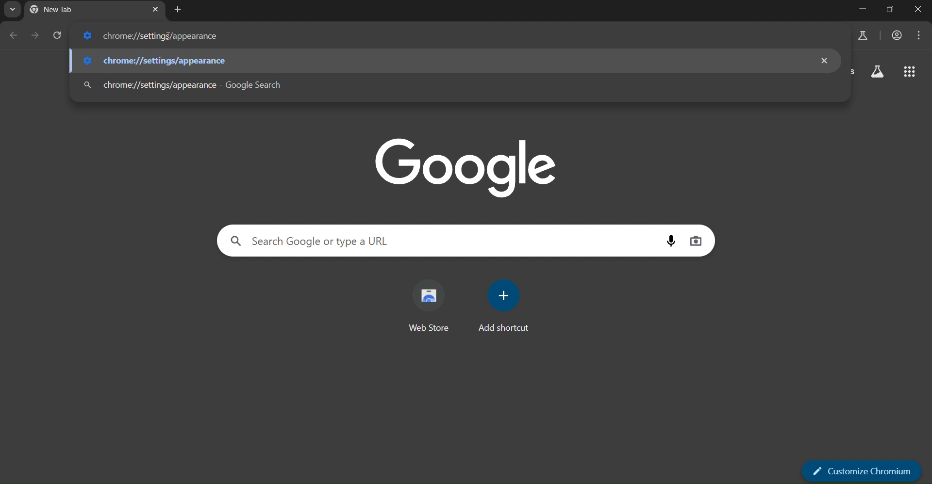 The height and width of the screenshot is (484, 932). What do you see at coordinates (56, 33) in the screenshot?
I see `reload page` at bounding box center [56, 33].